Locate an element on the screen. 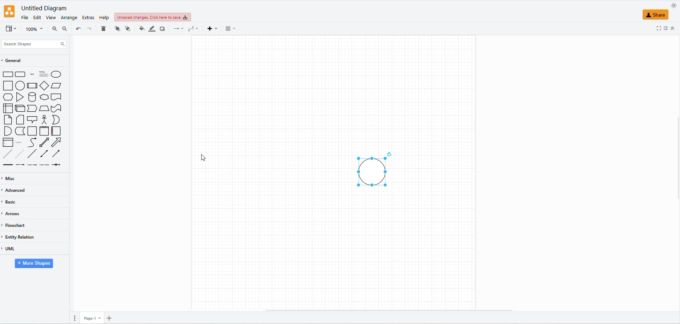  ACTOR is located at coordinates (45, 119).